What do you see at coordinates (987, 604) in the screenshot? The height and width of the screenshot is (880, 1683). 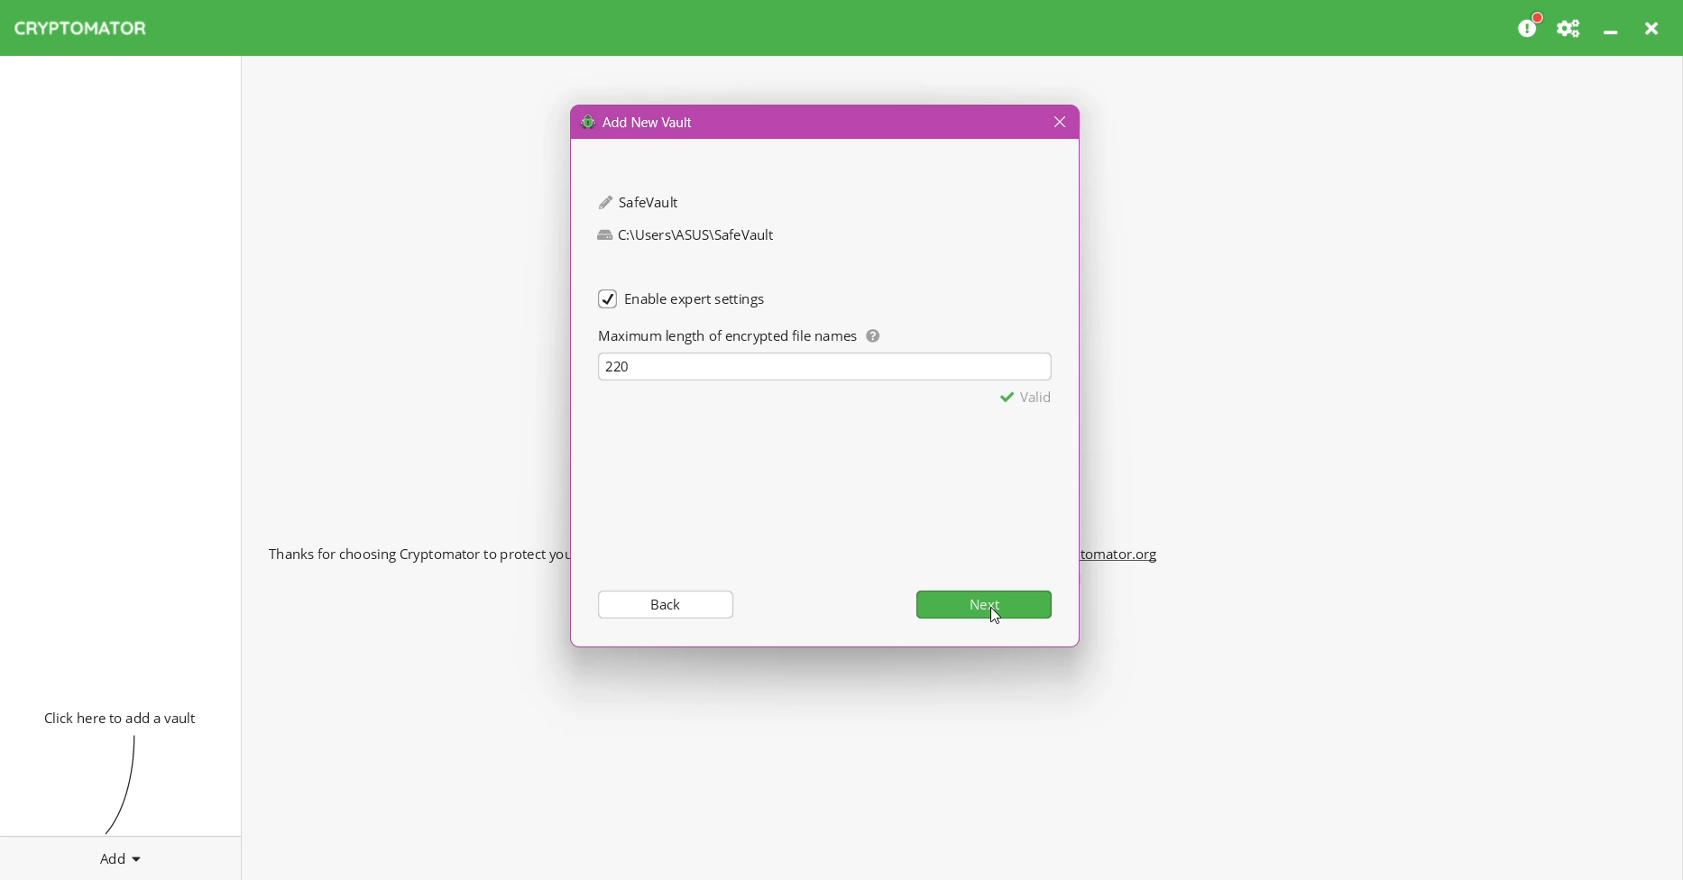 I see `Next` at bounding box center [987, 604].